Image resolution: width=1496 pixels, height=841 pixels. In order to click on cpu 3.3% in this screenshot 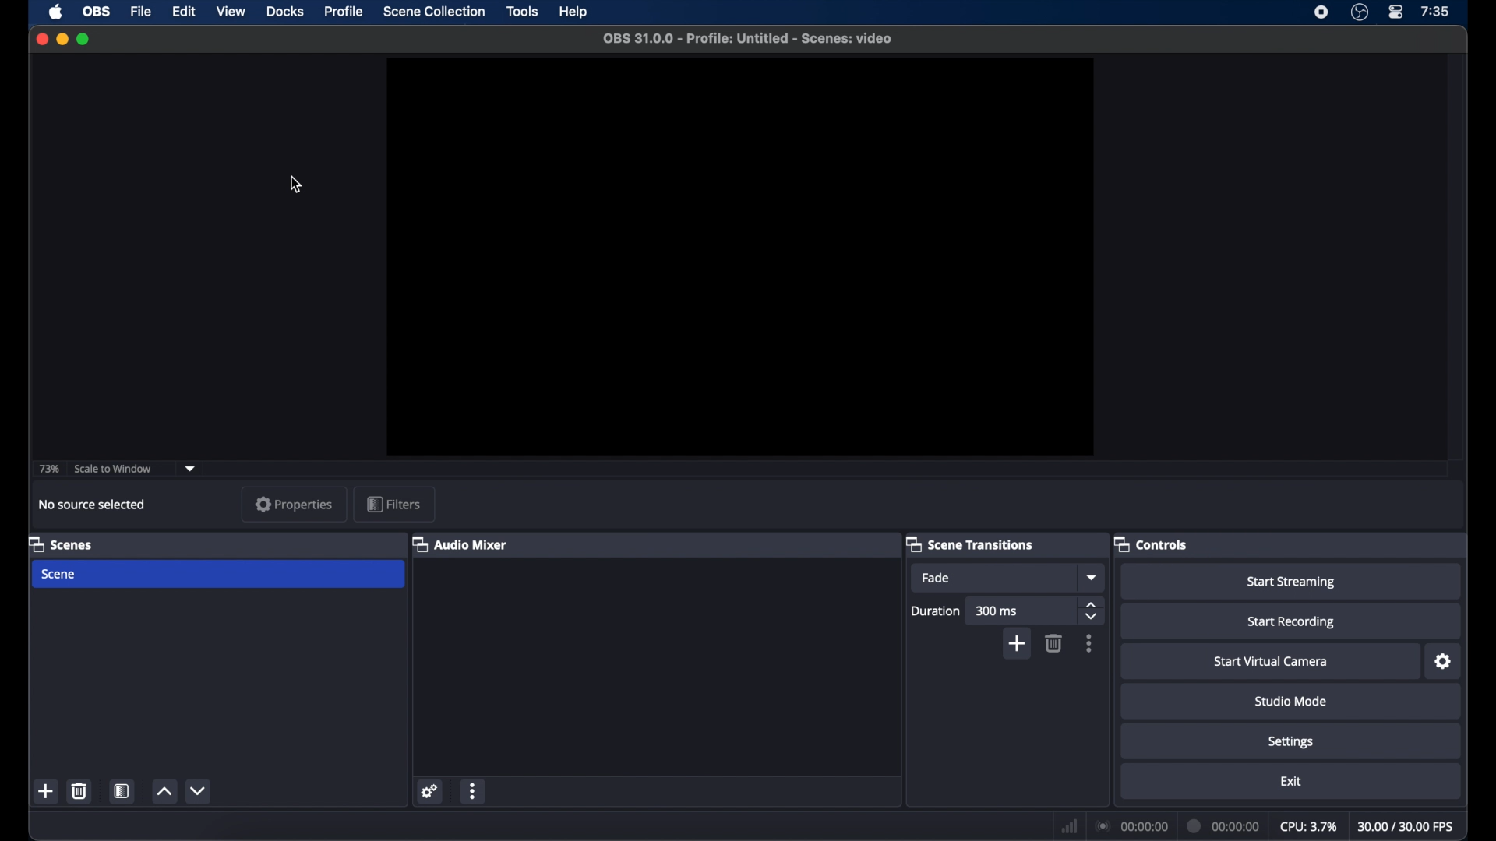, I will do `click(1308, 827)`.